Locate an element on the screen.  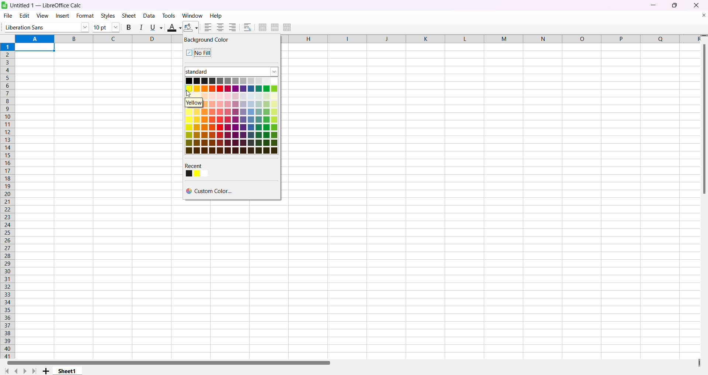
font name is located at coordinates (45, 27).